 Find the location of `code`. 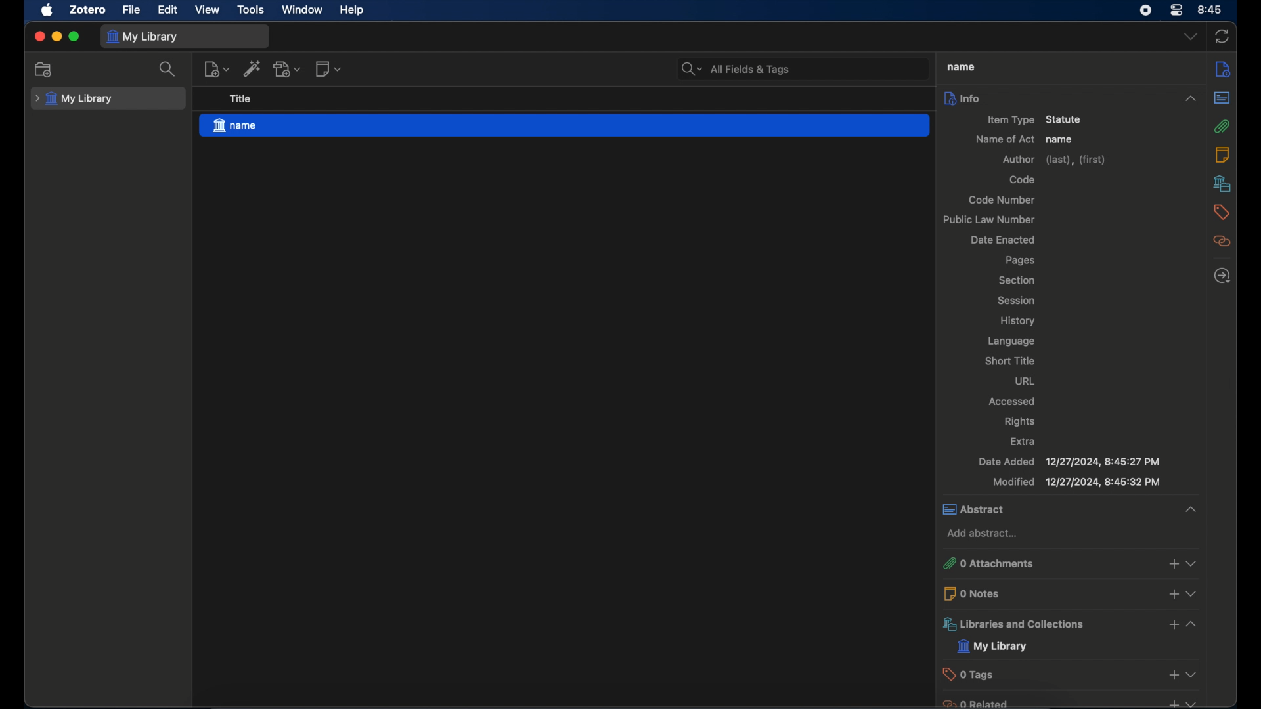

code is located at coordinates (1022, 179).